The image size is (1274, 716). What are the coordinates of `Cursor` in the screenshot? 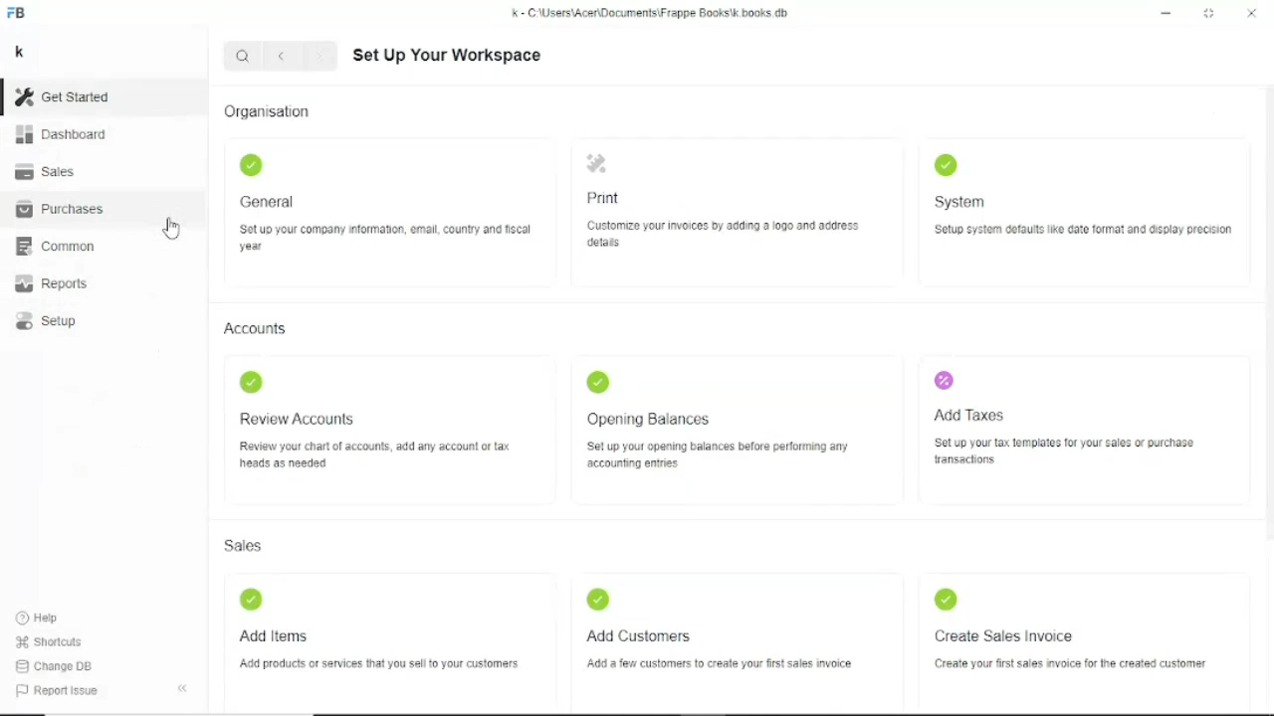 It's located at (172, 229).